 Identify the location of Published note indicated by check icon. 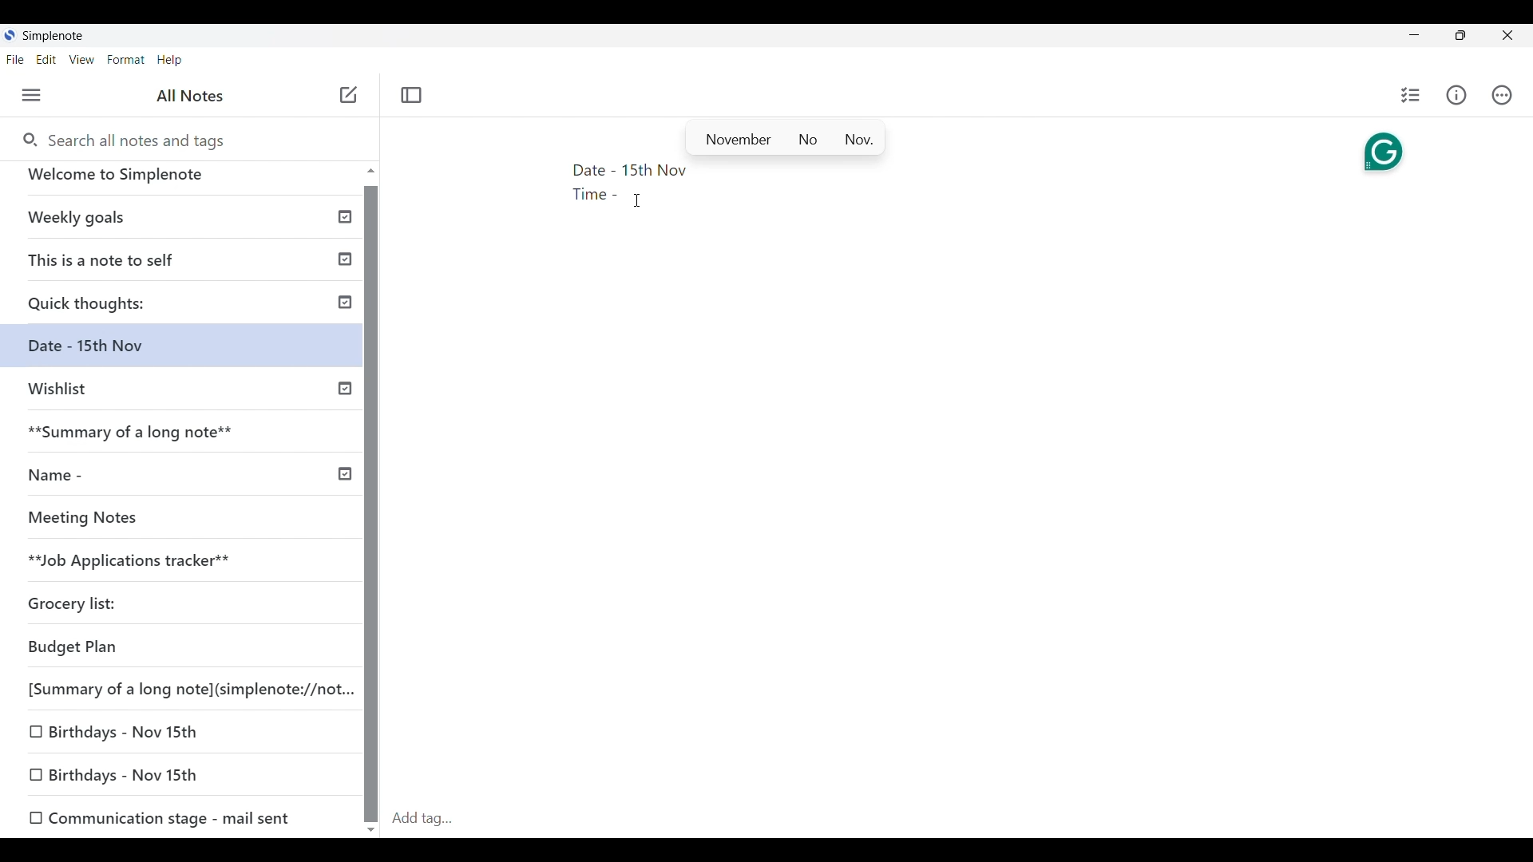
(184, 223).